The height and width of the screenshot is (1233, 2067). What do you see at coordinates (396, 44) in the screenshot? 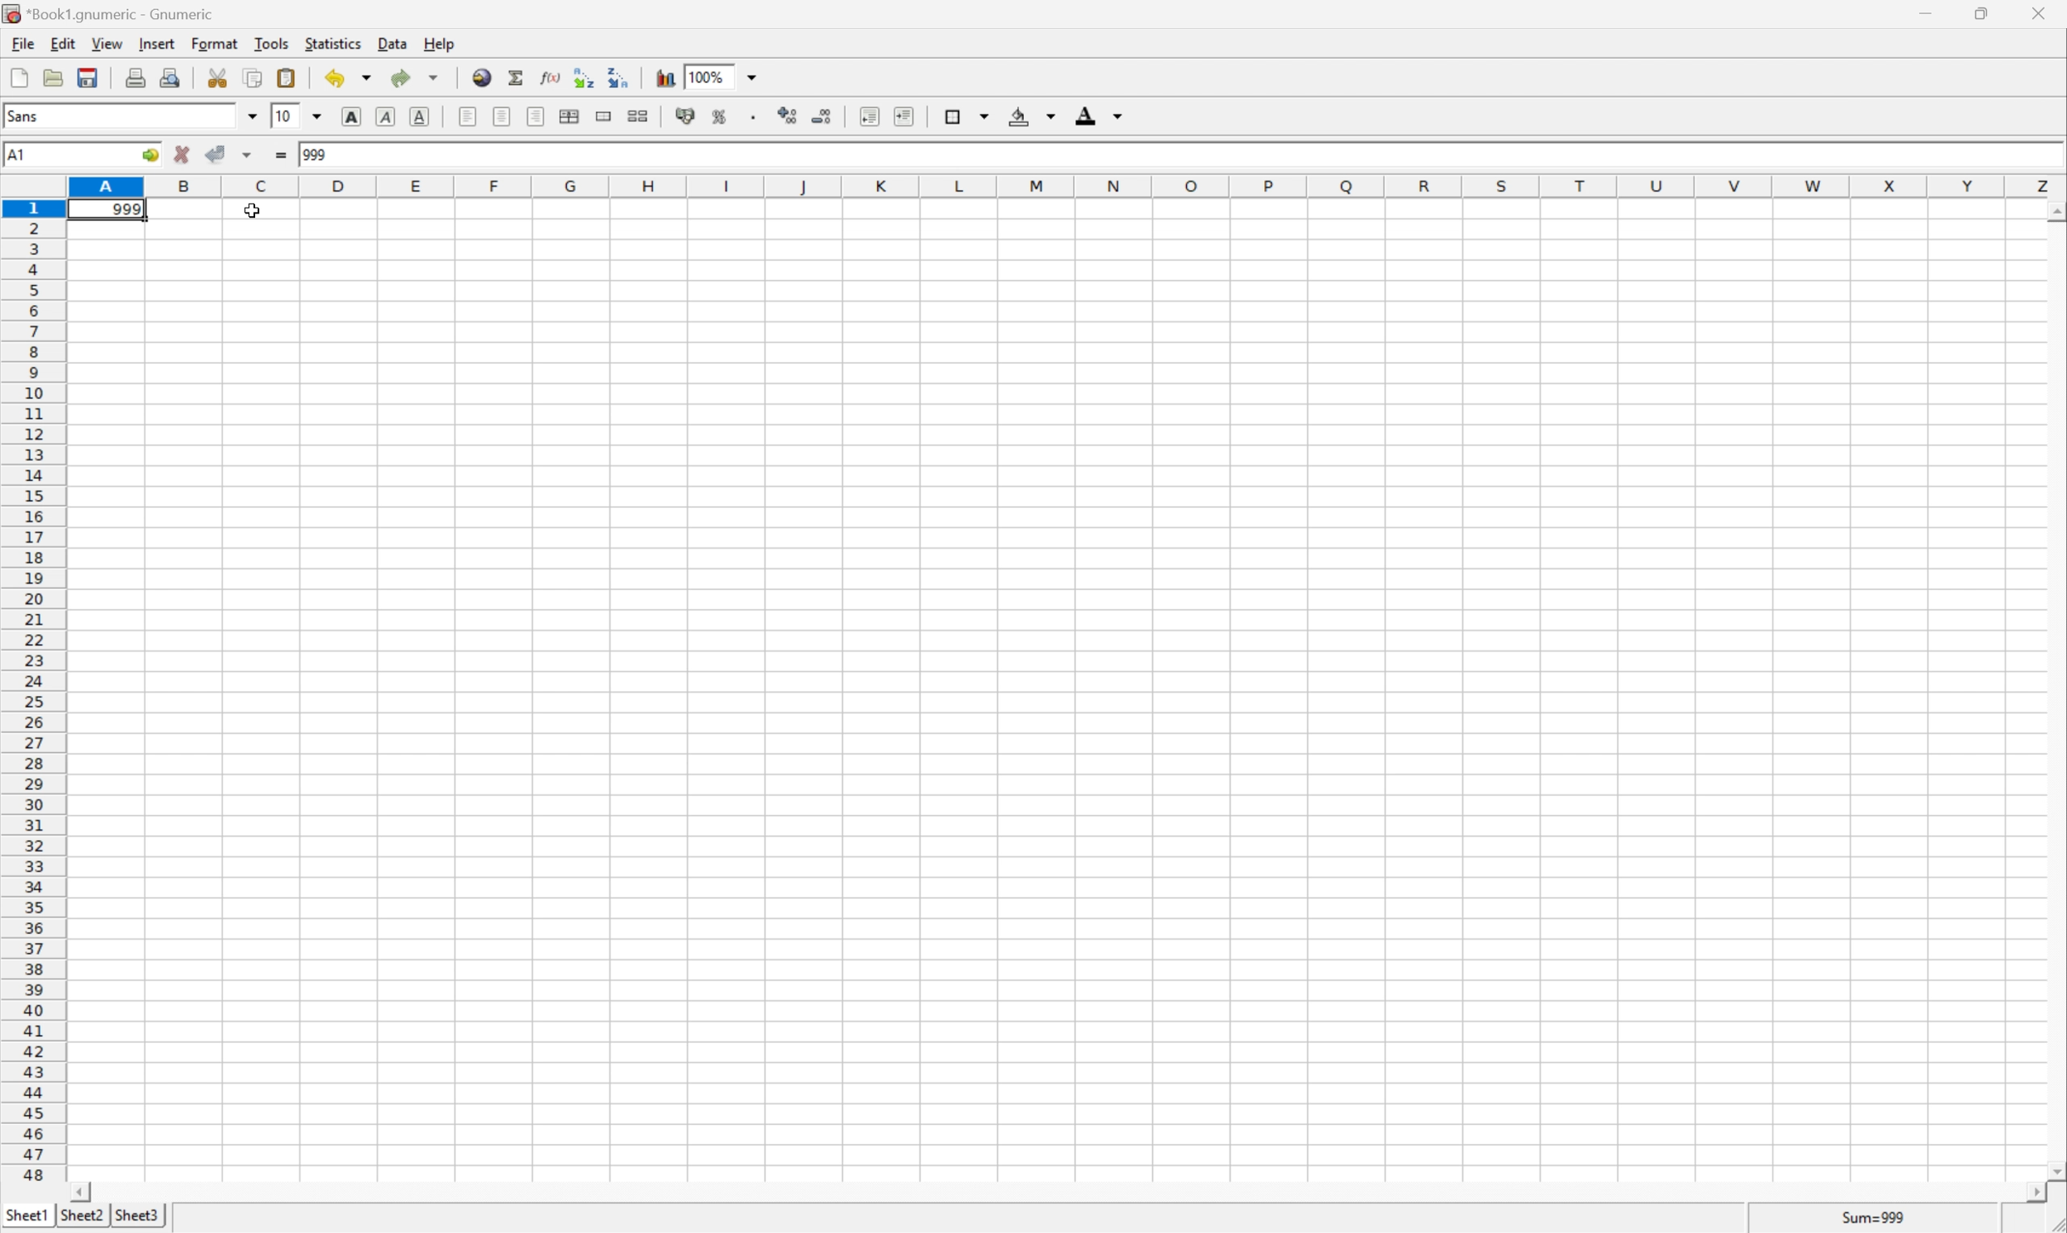
I see `data` at bounding box center [396, 44].